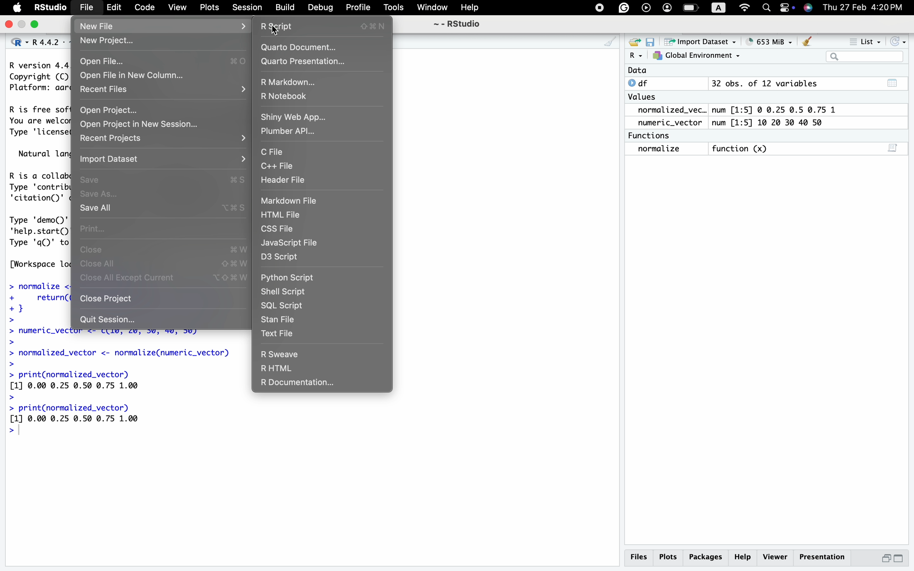 The image size is (914, 571). I want to click on Save AS, so click(98, 195).